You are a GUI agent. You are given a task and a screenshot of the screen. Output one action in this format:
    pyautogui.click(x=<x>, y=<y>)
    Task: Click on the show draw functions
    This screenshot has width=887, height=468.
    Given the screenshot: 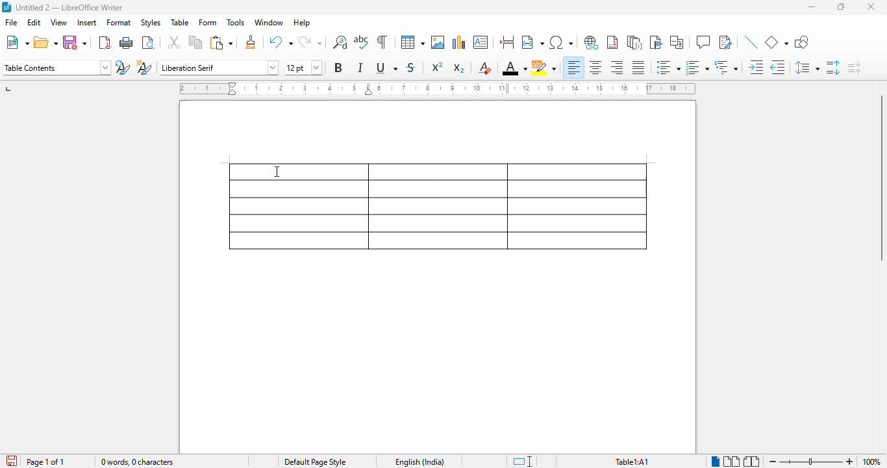 What is the action you would take?
    pyautogui.click(x=802, y=42)
    